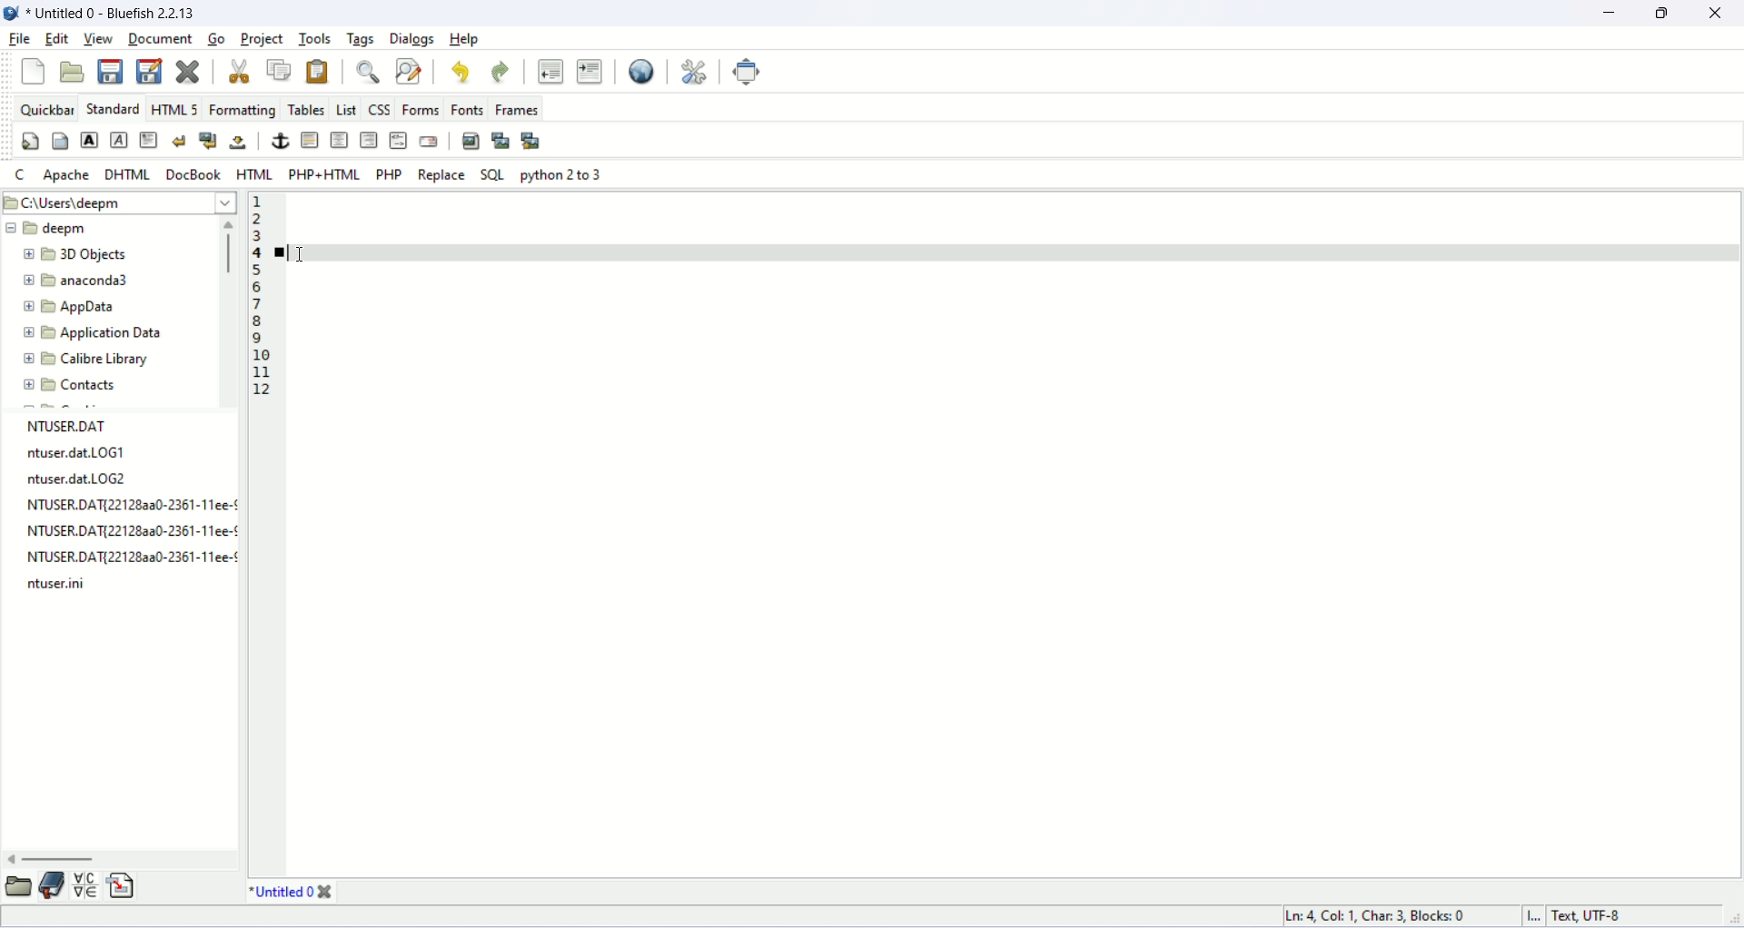  What do you see at coordinates (1380, 917) in the screenshot?
I see `Ln, col, char, block` at bounding box center [1380, 917].